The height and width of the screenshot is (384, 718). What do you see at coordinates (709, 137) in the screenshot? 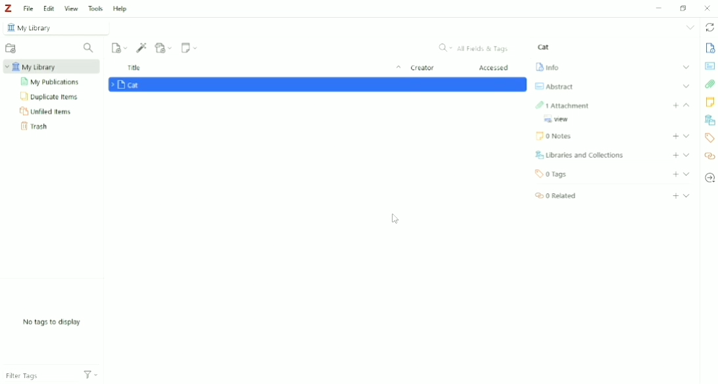
I see `Tags` at bounding box center [709, 137].